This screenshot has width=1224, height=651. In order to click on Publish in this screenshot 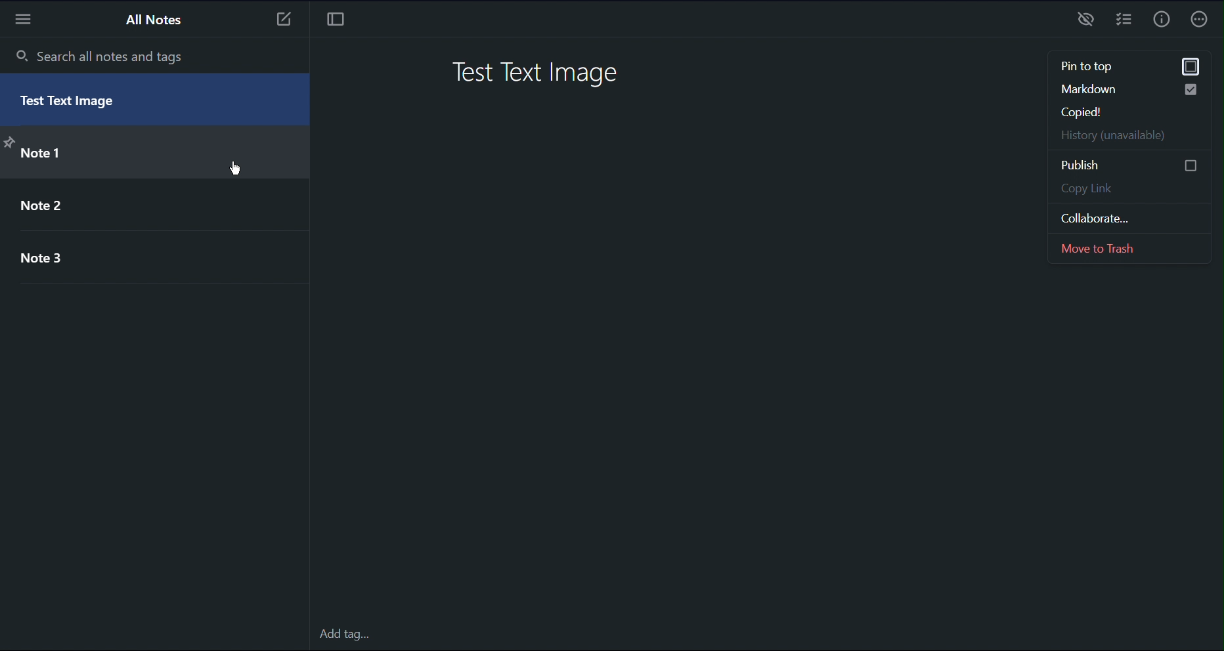, I will do `click(1125, 163)`.